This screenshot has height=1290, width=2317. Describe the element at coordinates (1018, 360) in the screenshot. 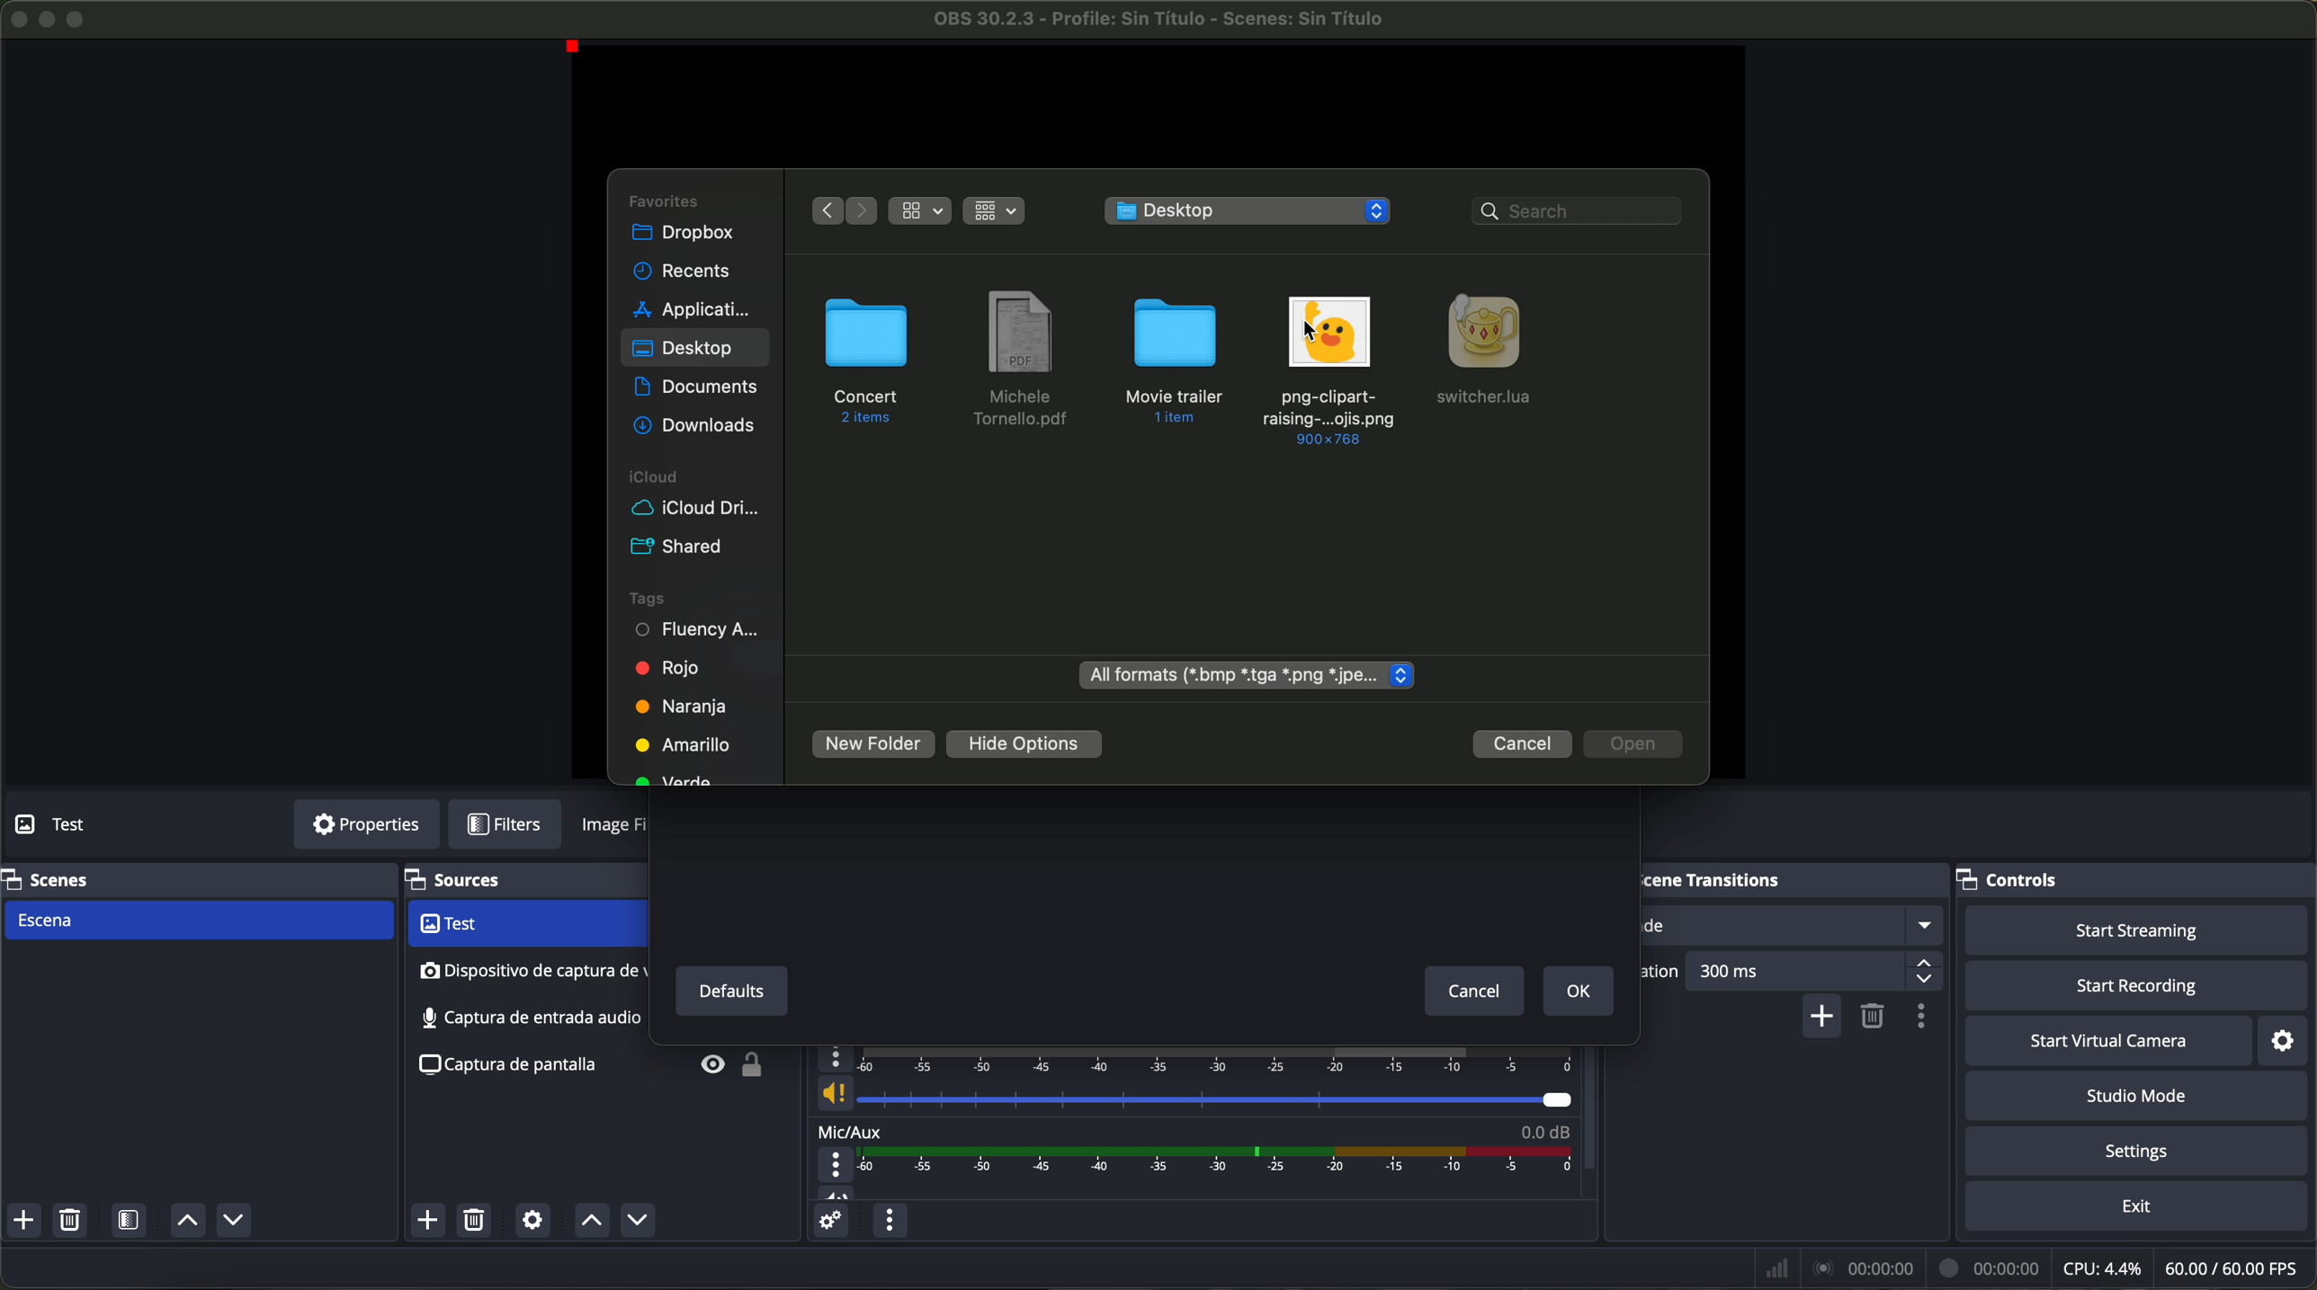

I see `file` at that location.